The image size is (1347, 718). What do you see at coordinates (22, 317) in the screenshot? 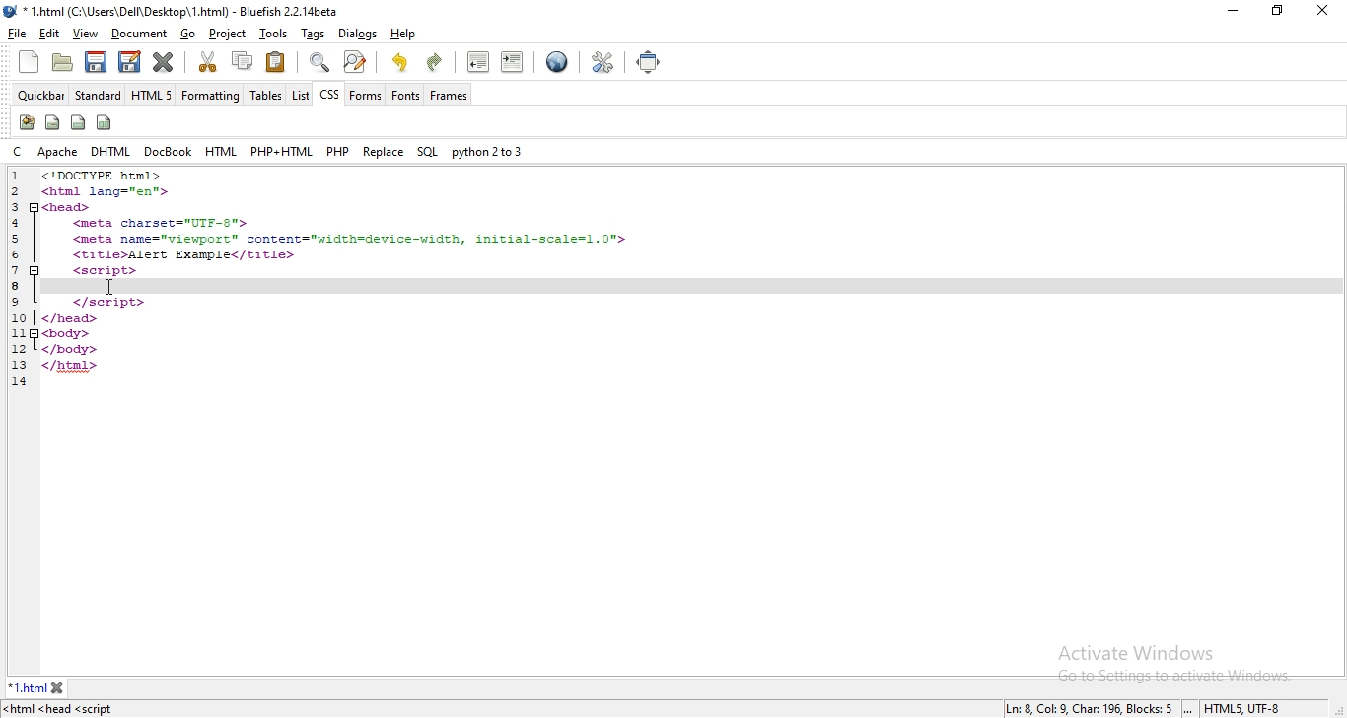
I see `10` at bounding box center [22, 317].